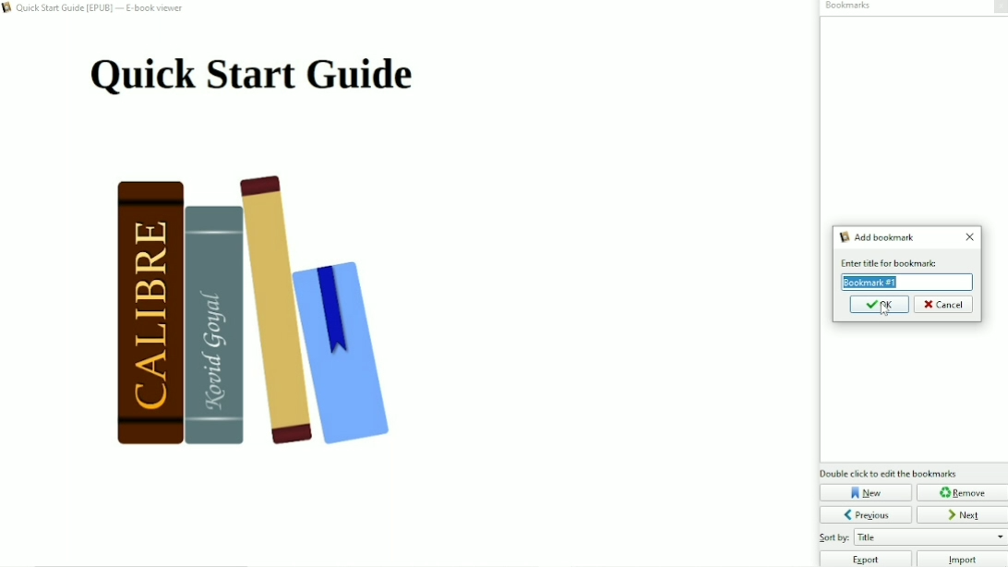 This screenshot has height=567, width=1008. I want to click on OK, so click(880, 305).